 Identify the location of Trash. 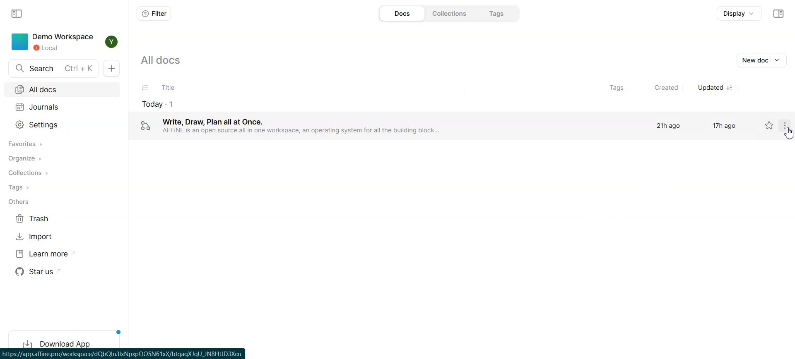
(63, 219).